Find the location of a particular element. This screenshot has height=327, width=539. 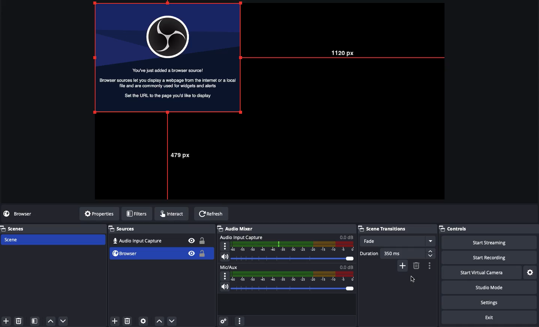

Move up is located at coordinates (159, 322).